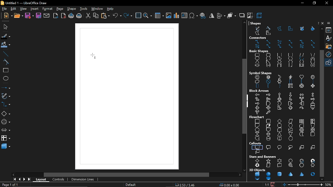  I want to click on explosion, so click(258, 165).